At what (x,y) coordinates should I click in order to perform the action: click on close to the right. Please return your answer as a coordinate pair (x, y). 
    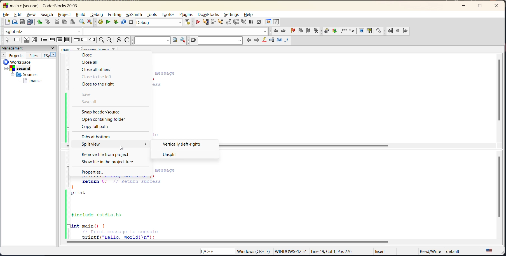
    Looking at the image, I should click on (99, 84).